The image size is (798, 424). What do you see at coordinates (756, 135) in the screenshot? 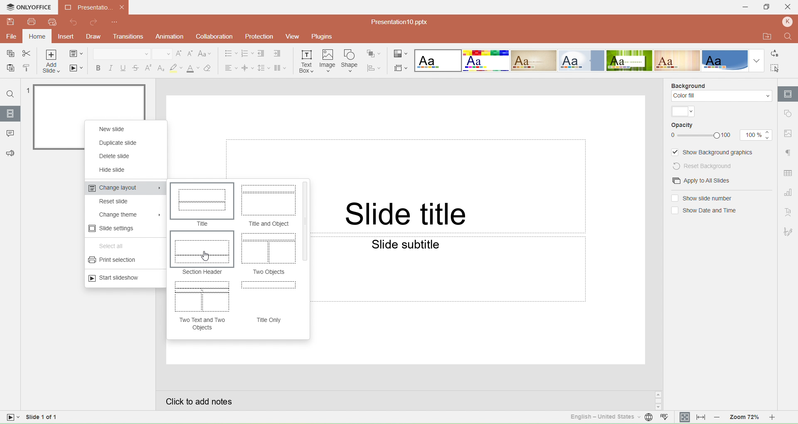
I see `Opacity size` at bounding box center [756, 135].